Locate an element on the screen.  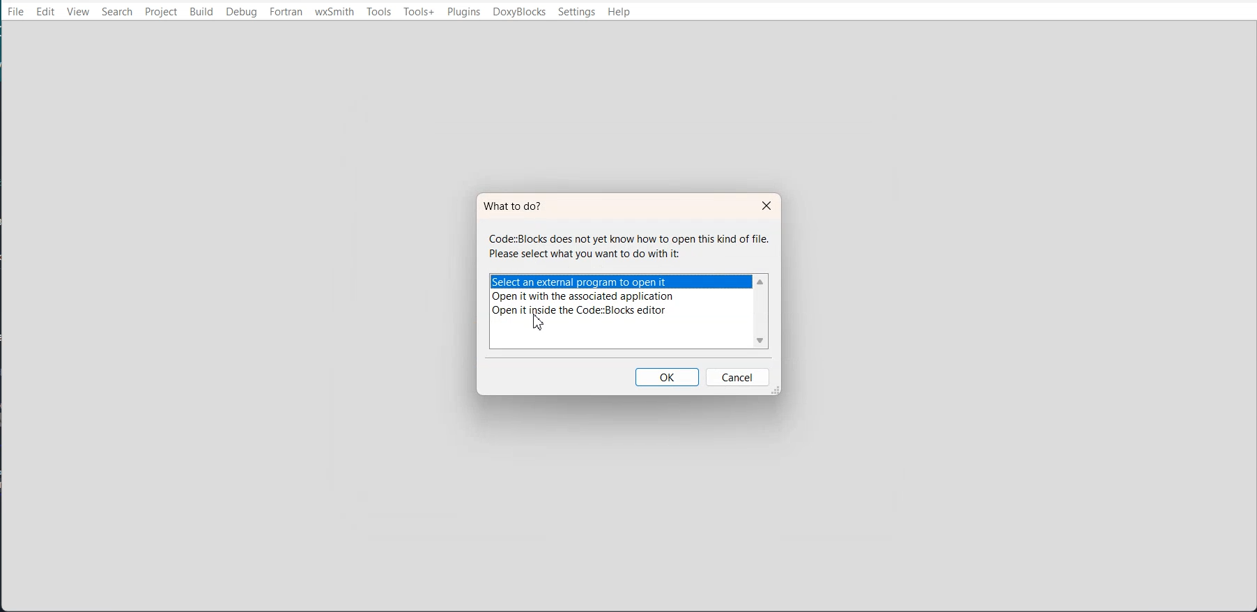
Code:Blocks does not yet know how to open this kind of file.
Please select what you want to do with it: is located at coordinates (626, 247).